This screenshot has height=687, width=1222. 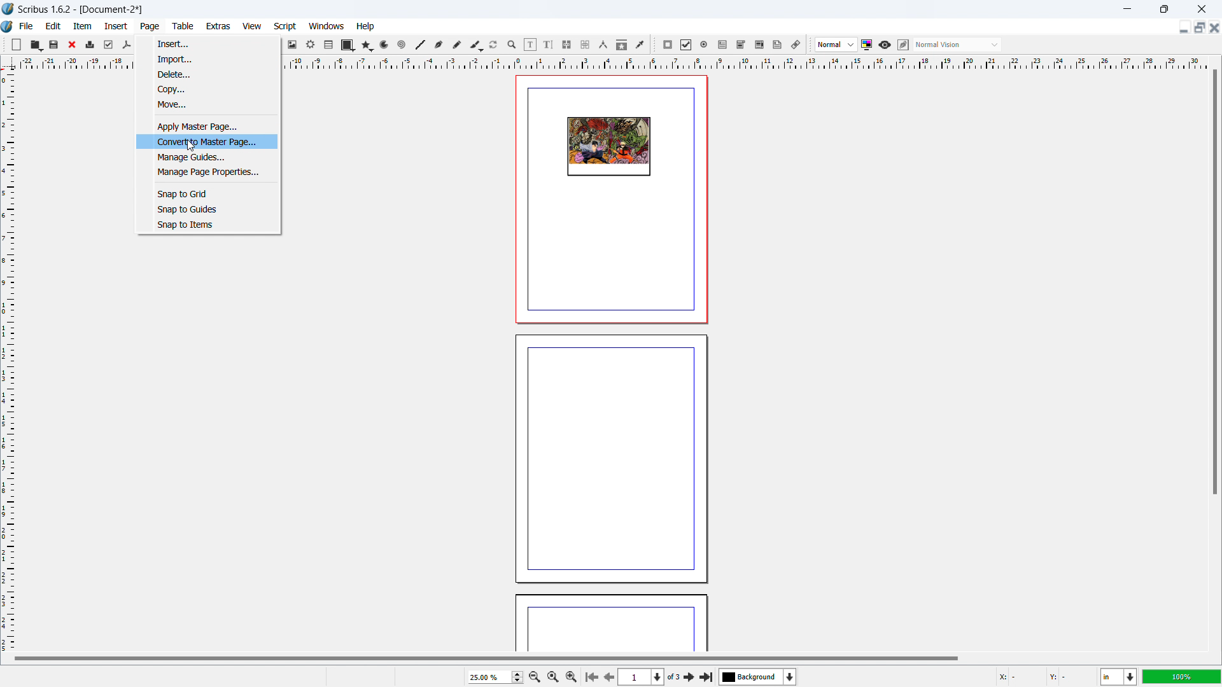 What do you see at coordinates (208, 89) in the screenshot?
I see `copy` at bounding box center [208, 89].